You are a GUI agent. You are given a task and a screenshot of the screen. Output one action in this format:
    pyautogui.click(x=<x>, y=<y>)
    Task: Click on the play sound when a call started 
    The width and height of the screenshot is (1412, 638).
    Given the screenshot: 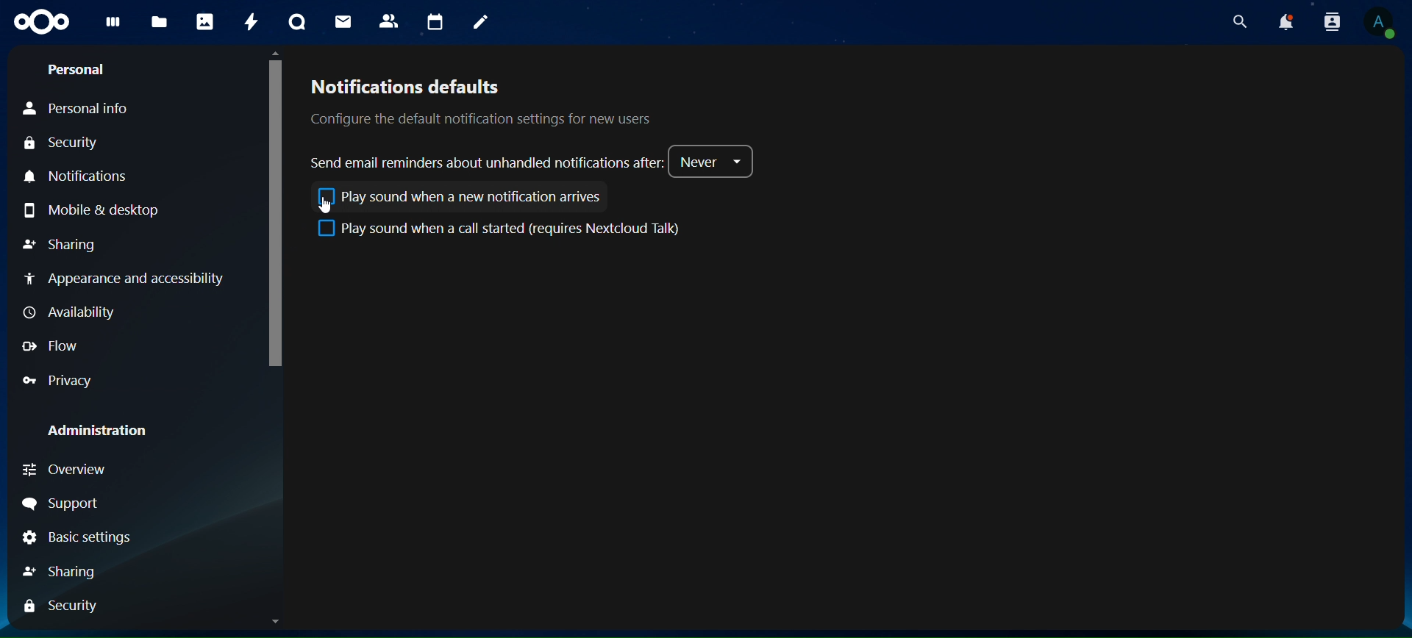 What is the action you would take?
    pyautogui.click(x=500, y=229)
    